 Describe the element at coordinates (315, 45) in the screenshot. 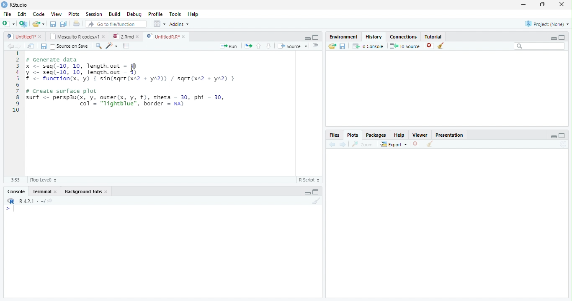

I see `Show document outline` at that location.